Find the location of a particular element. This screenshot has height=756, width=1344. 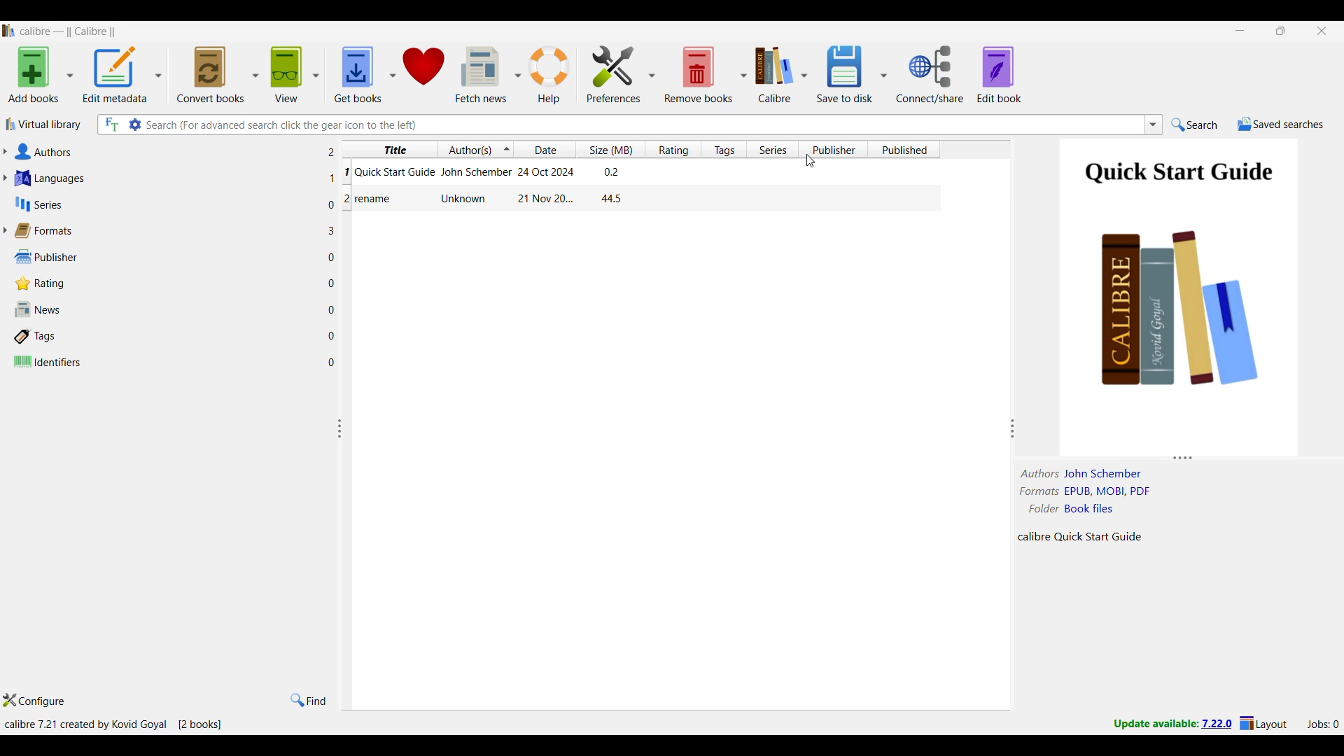

Options to edit metadata is located at coordinates (122, 74).